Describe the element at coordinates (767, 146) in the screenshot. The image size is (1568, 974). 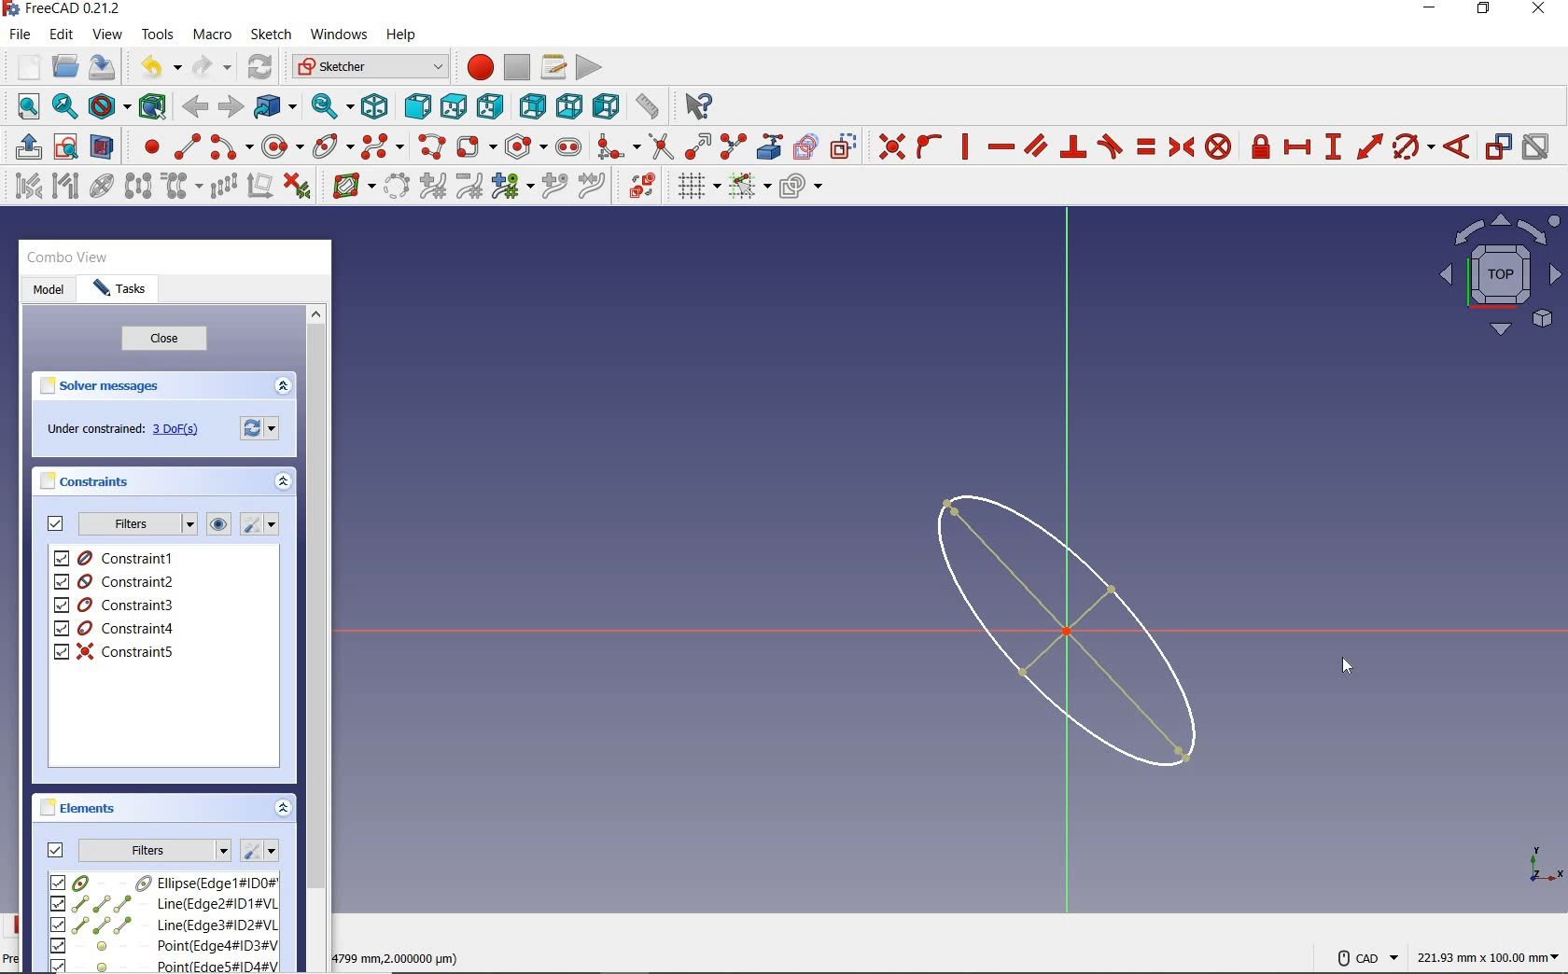
I see `create external geometry` at that location.